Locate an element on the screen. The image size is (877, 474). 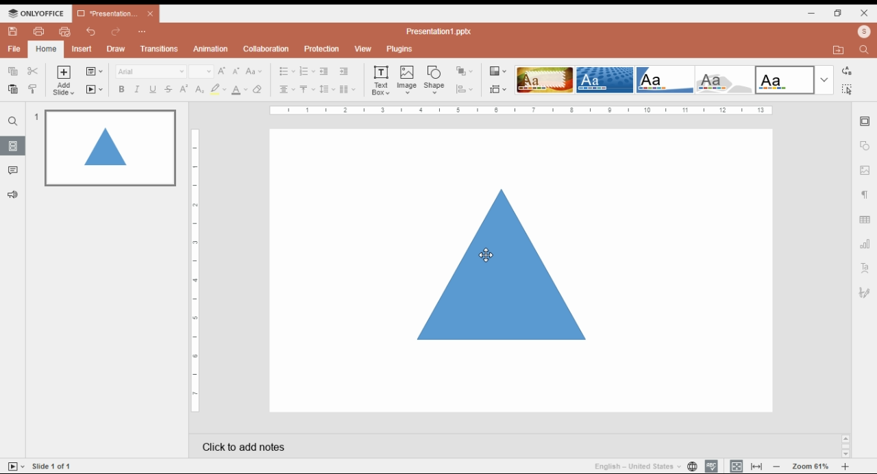
font is located at coordinates (151, 72).